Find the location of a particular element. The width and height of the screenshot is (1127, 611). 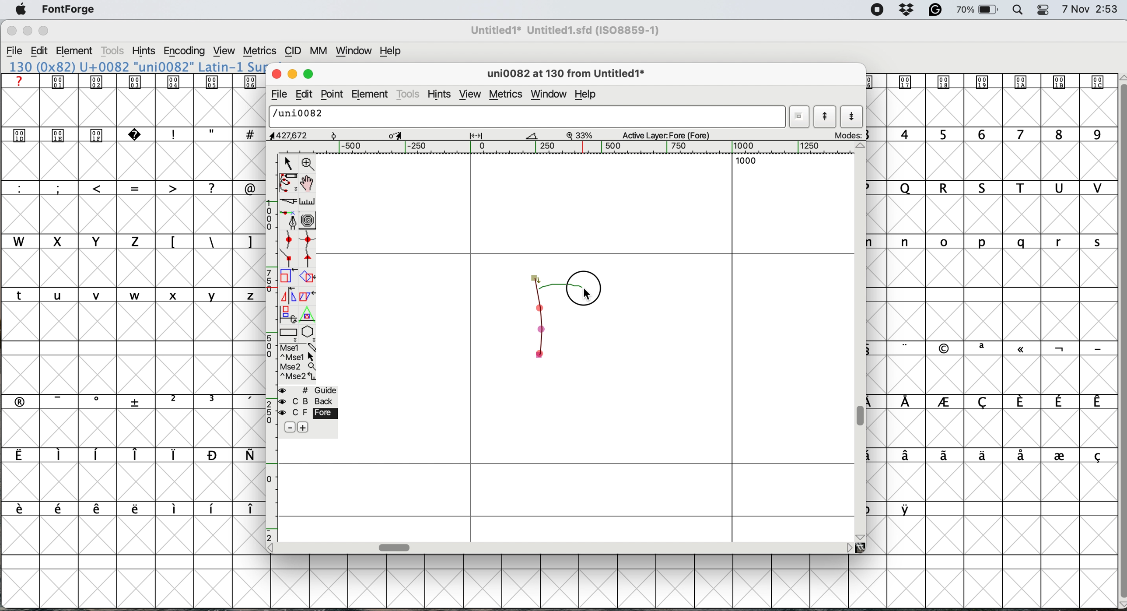

file is located at coordinates (277, 95).